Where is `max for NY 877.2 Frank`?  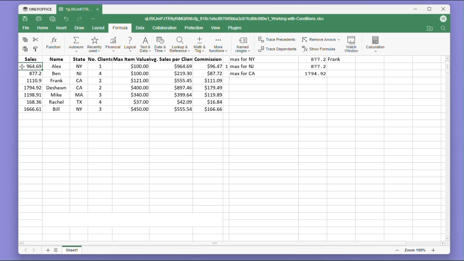 max for NY 877.2 Frank is located at coordinates (293, 59).